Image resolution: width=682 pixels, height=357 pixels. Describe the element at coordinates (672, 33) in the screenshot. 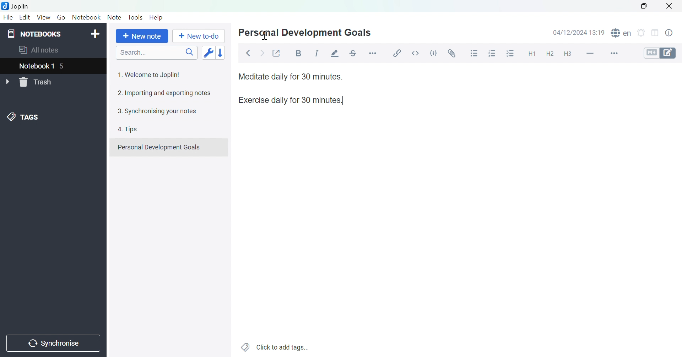

I see `Note properties` at that location.